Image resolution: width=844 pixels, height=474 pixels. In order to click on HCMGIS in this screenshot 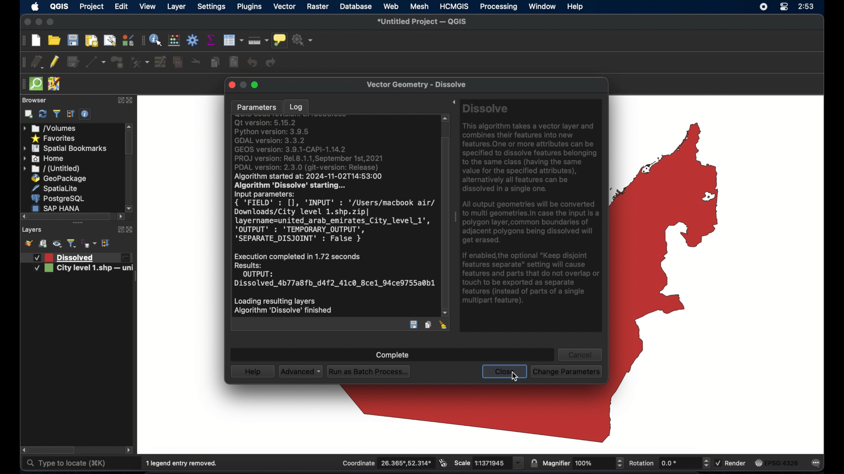, I will do `click(455, 6)`.